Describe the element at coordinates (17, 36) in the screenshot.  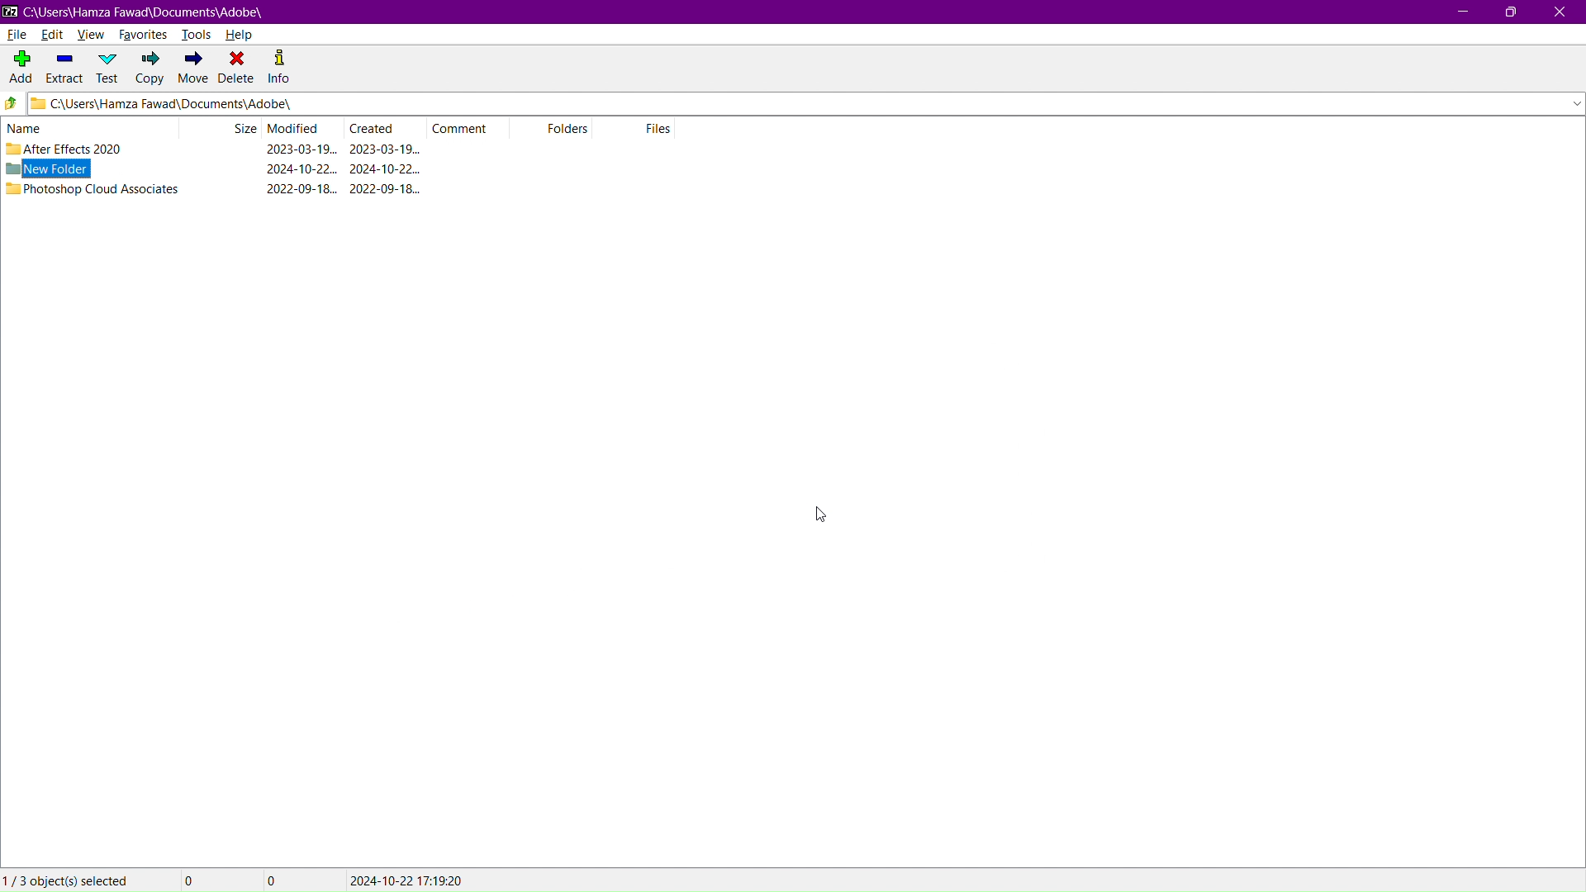
I see `File` at that location.